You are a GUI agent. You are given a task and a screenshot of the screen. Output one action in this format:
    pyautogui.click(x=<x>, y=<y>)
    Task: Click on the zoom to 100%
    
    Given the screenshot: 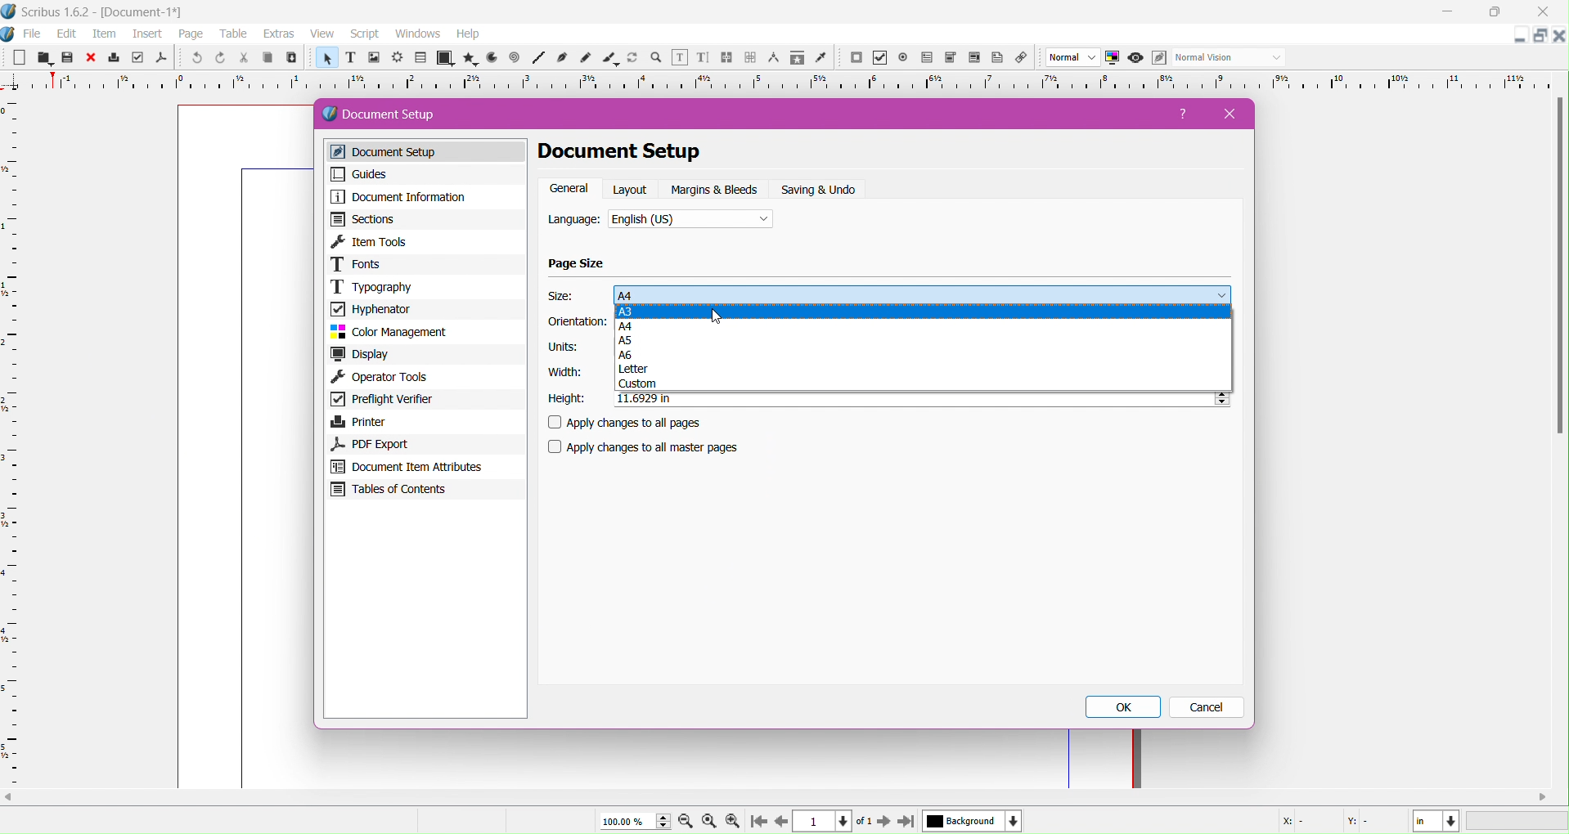 What is the action you would take?
    pyautogui.click(x=711, y=822)
    